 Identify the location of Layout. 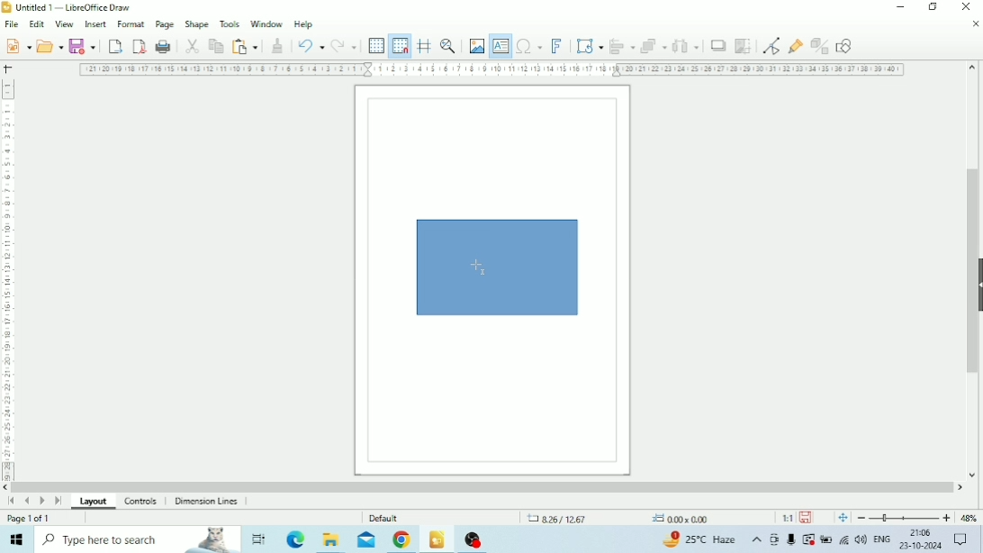
(94, 503).